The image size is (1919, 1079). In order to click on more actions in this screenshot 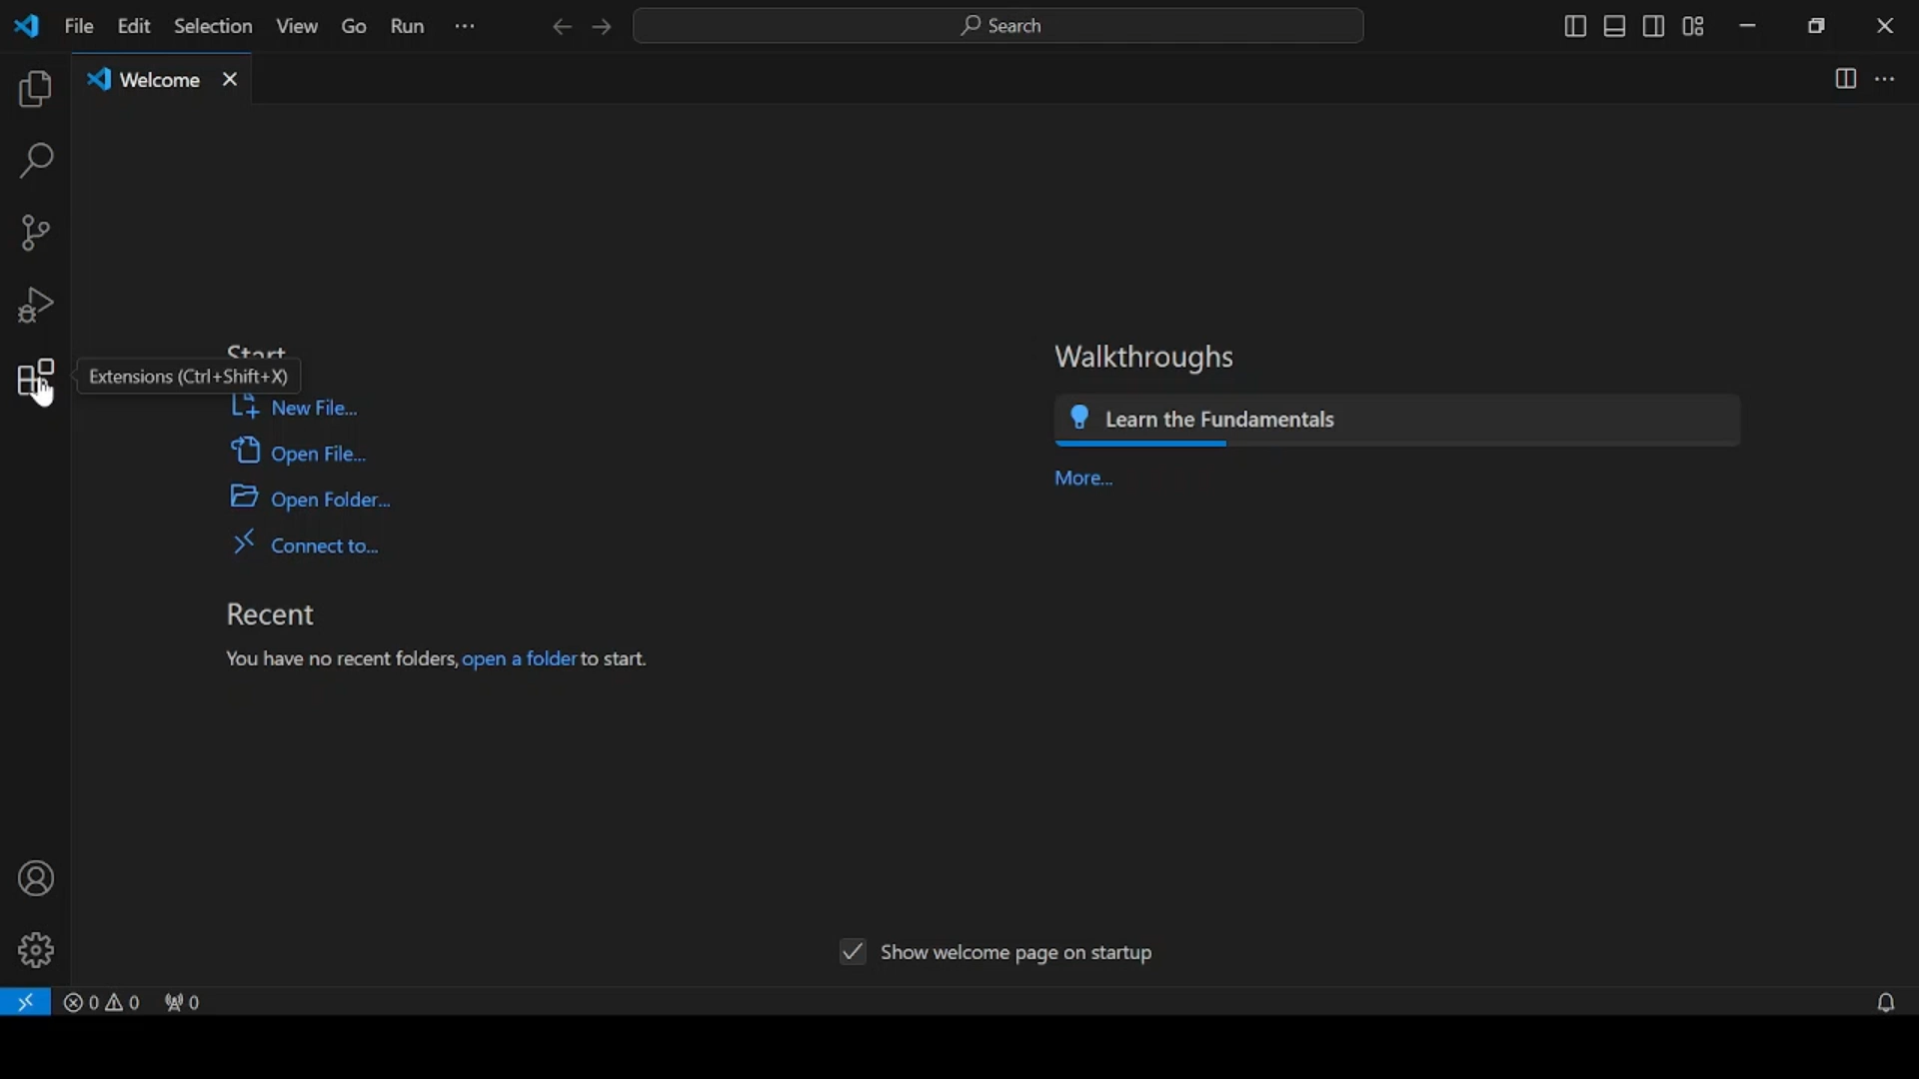, I will do `click(1886, 79)`.